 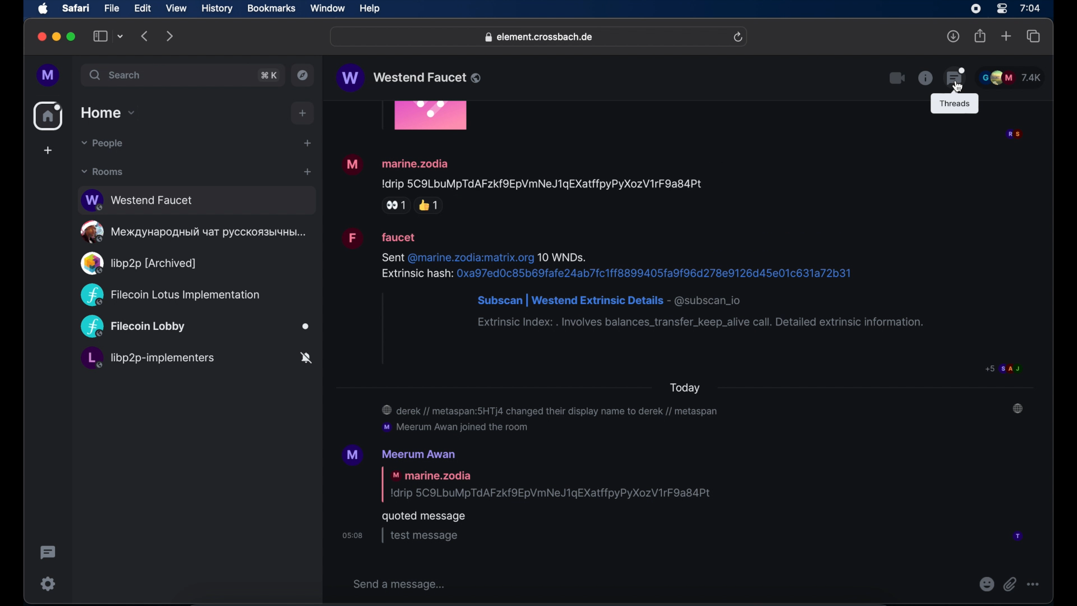 I want to click on participant, so click(x=1004, y=369).